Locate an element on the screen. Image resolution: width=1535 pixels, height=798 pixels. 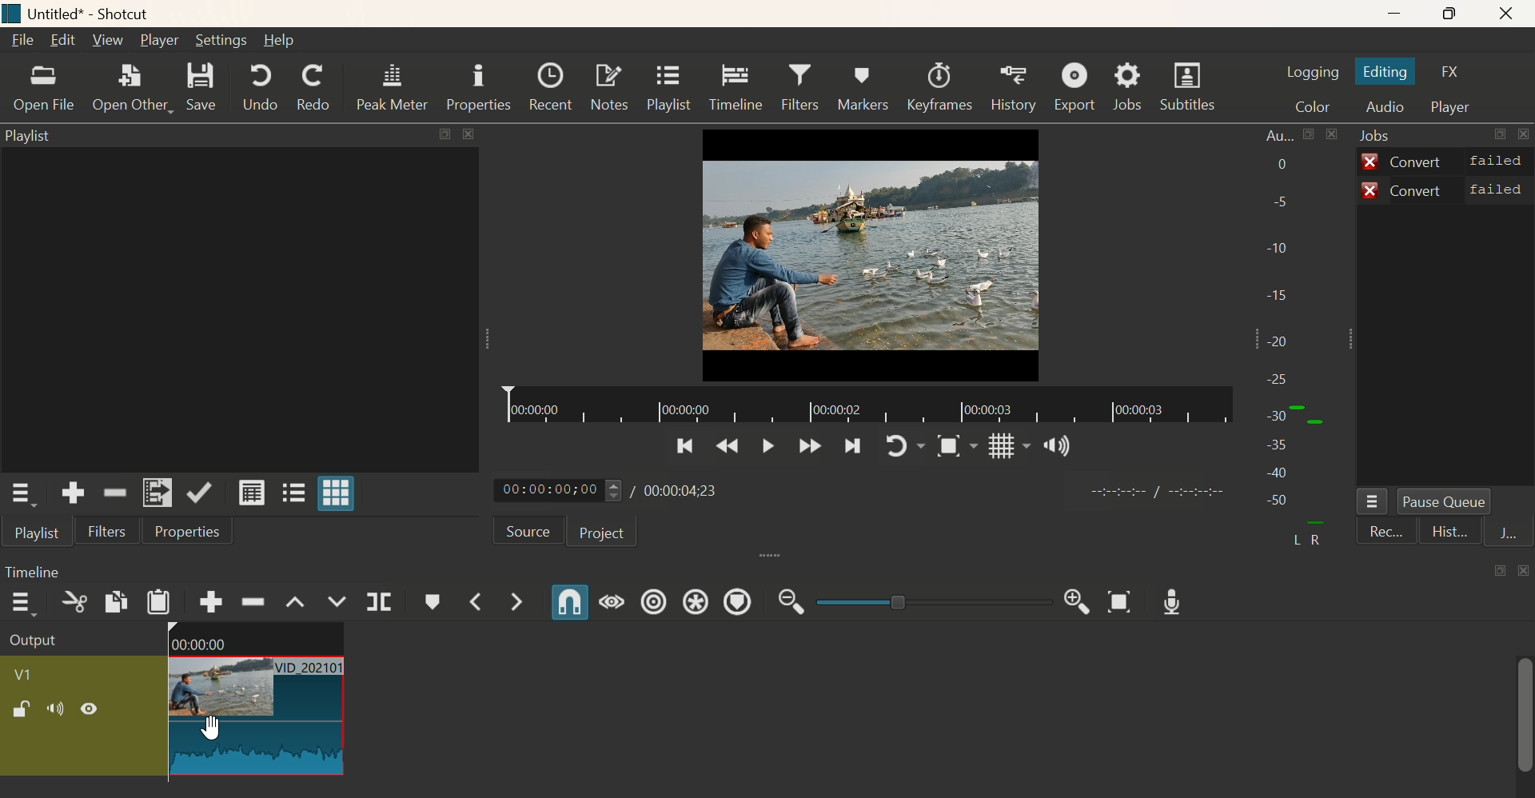
Convert is located at coordinates (1447, 190).